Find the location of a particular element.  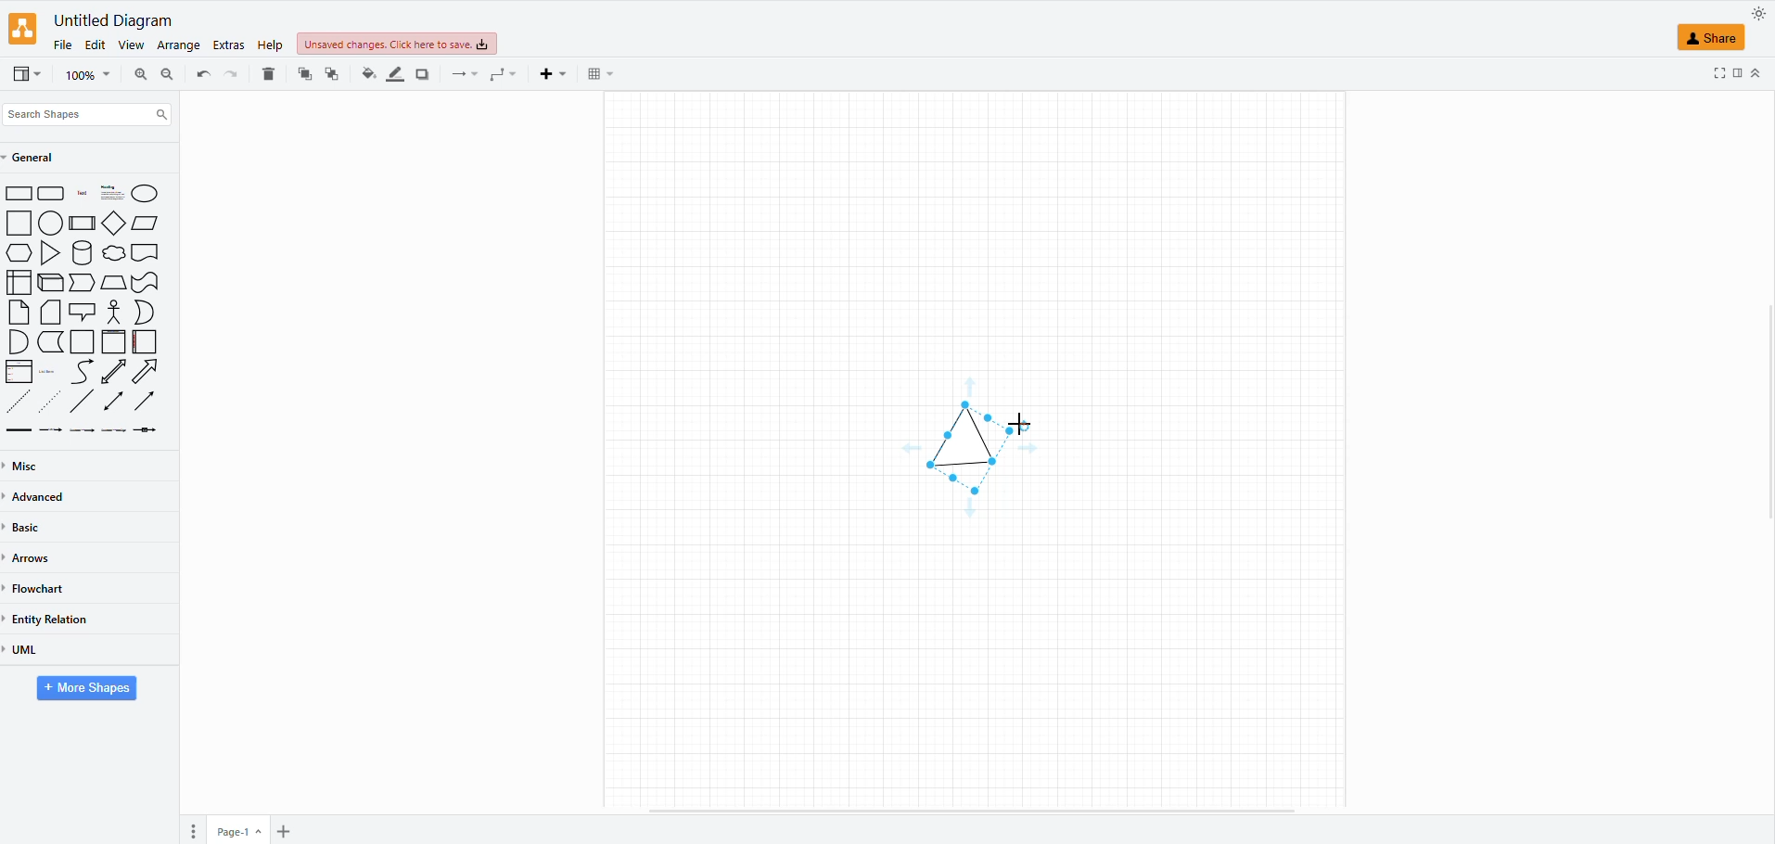

Line is located at coordinates (83, 401).